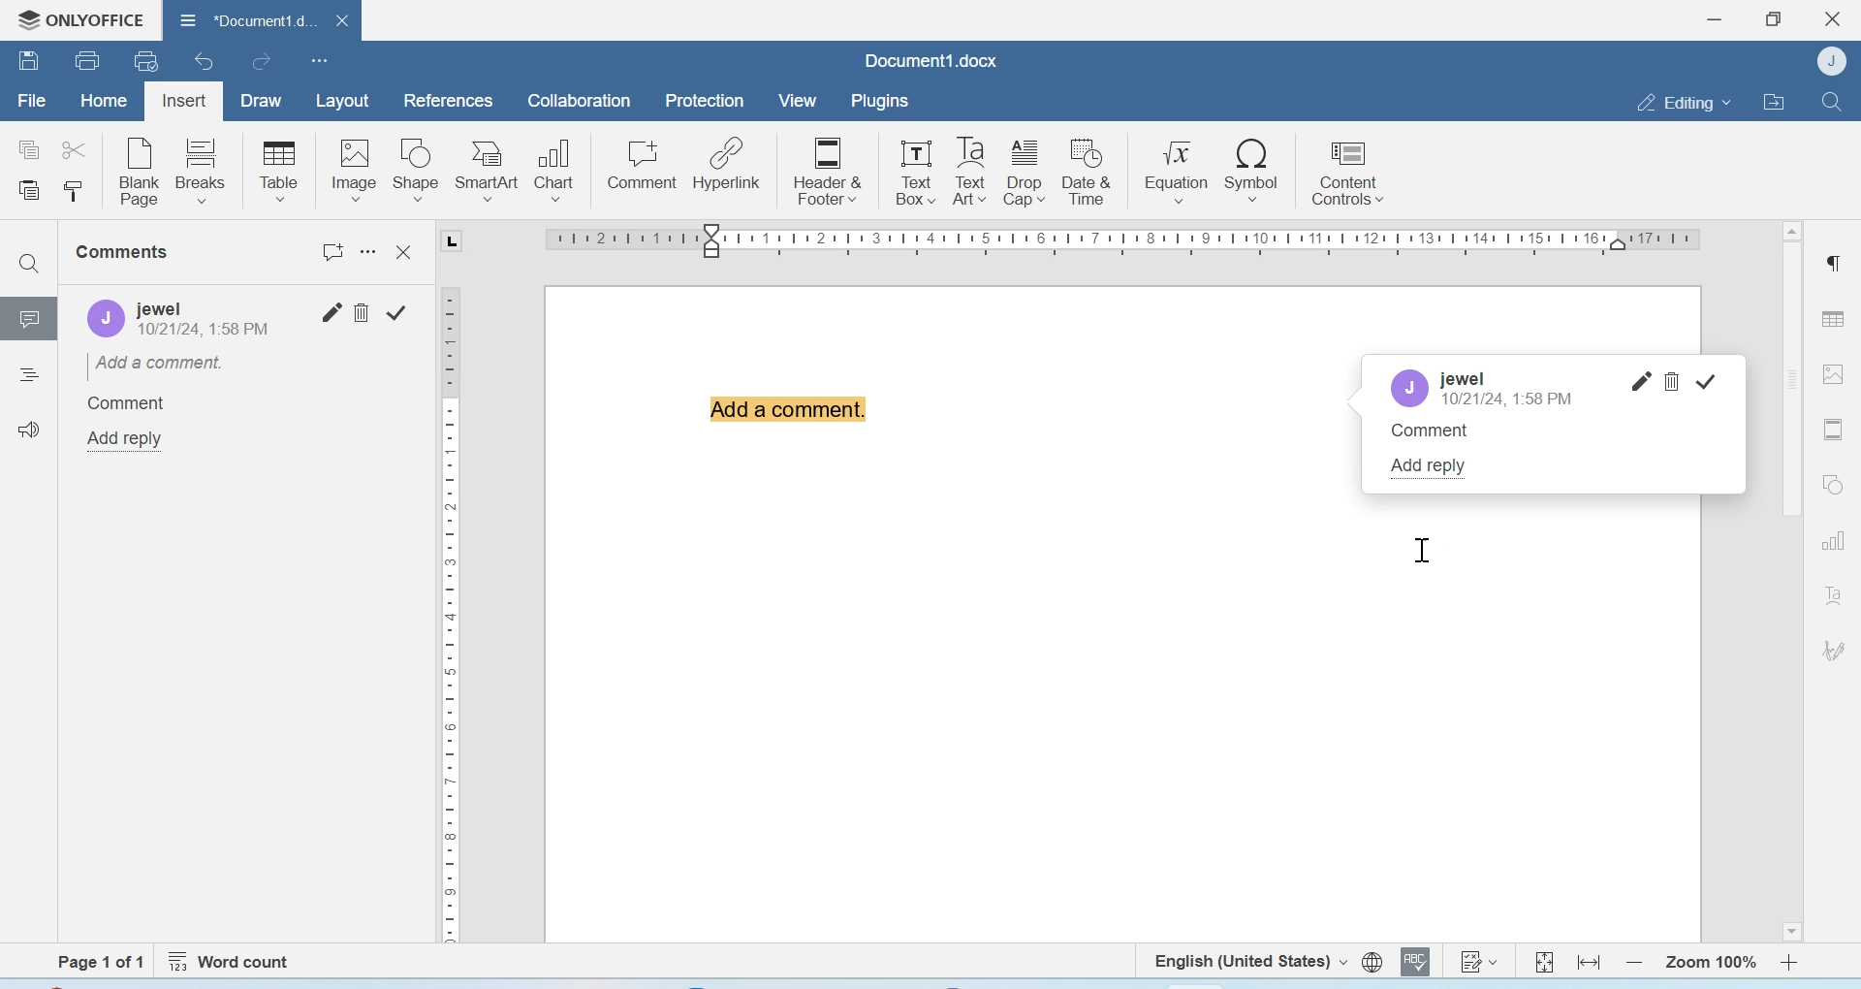 The image size is (1861, 989). I want to click on Resolve, so click(1707, 382).